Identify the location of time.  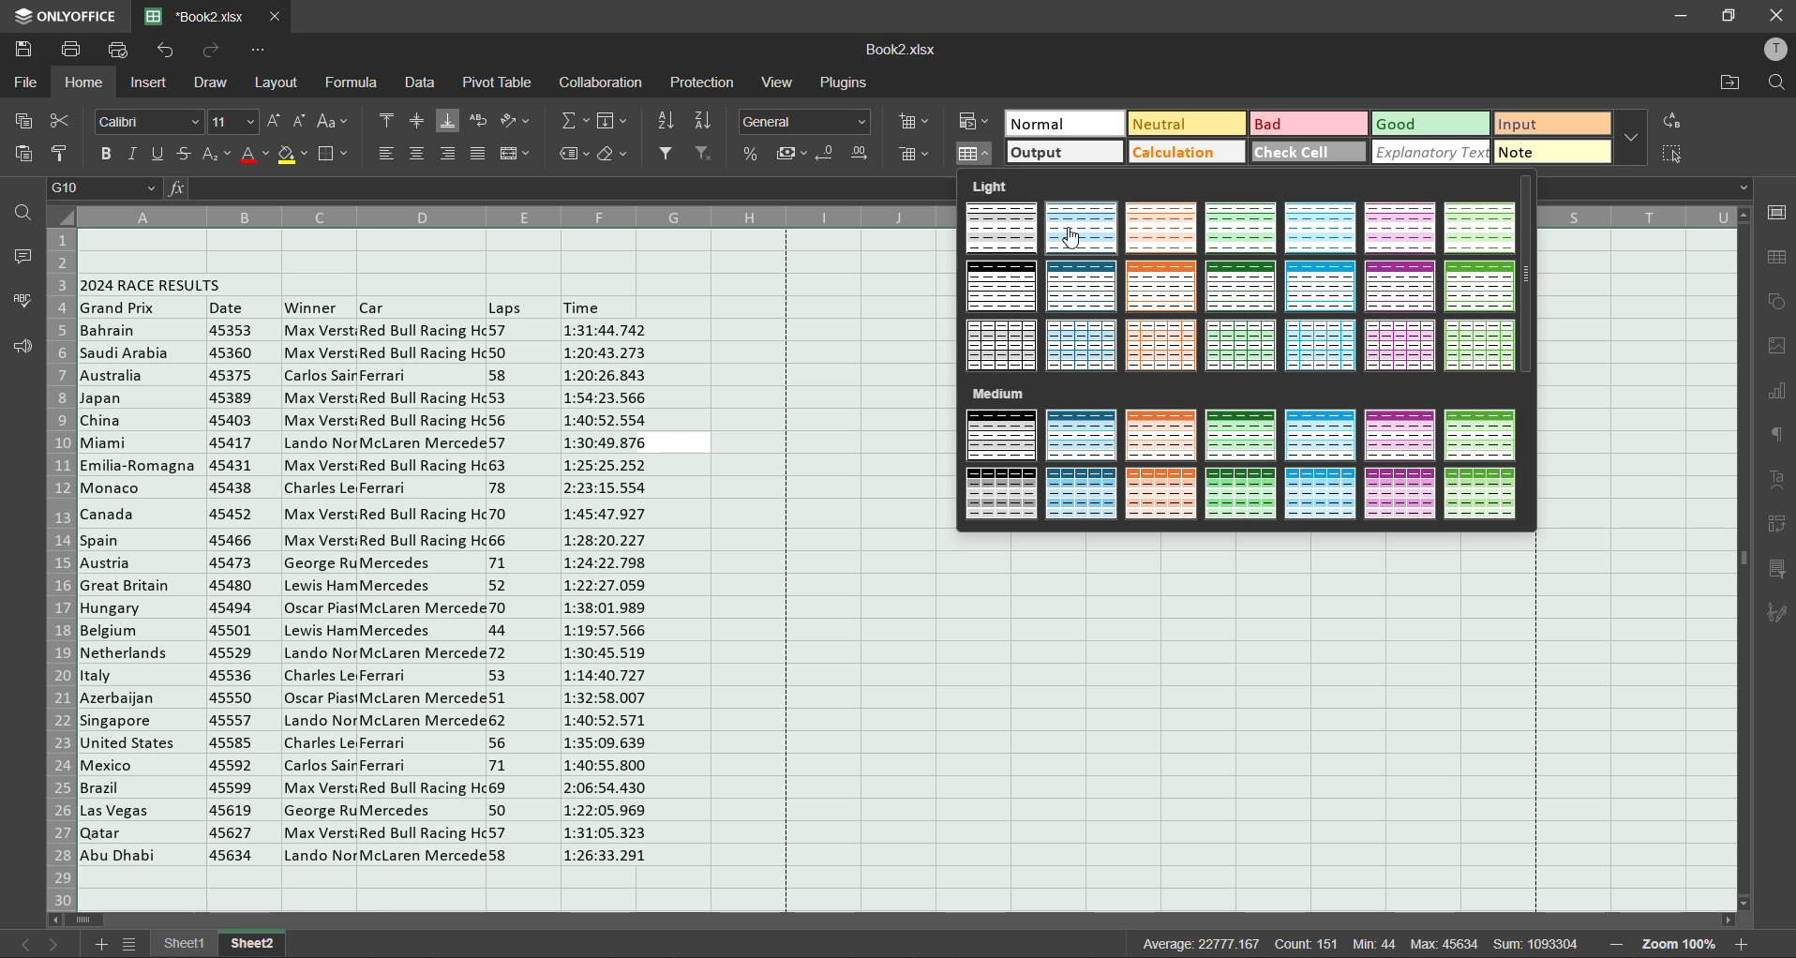
(587, 307).